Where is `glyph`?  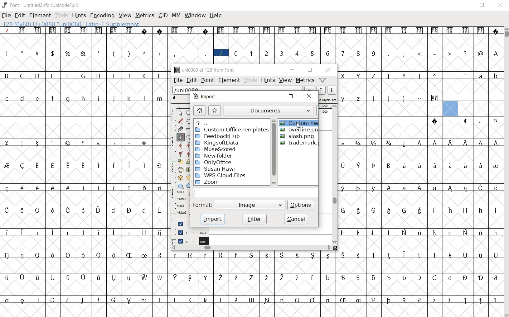
glyph is located at coordinates (465, 53).